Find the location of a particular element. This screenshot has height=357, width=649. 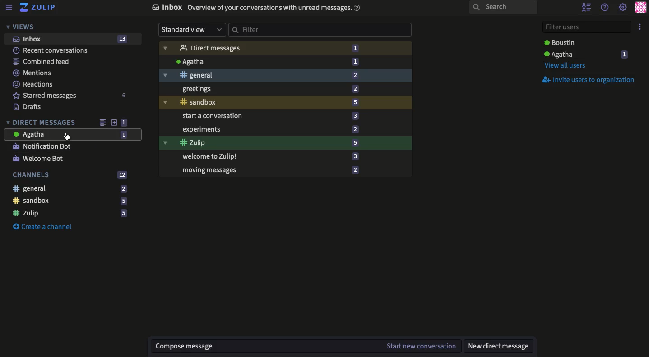

Hide user list is located at coordinates (586, 8).